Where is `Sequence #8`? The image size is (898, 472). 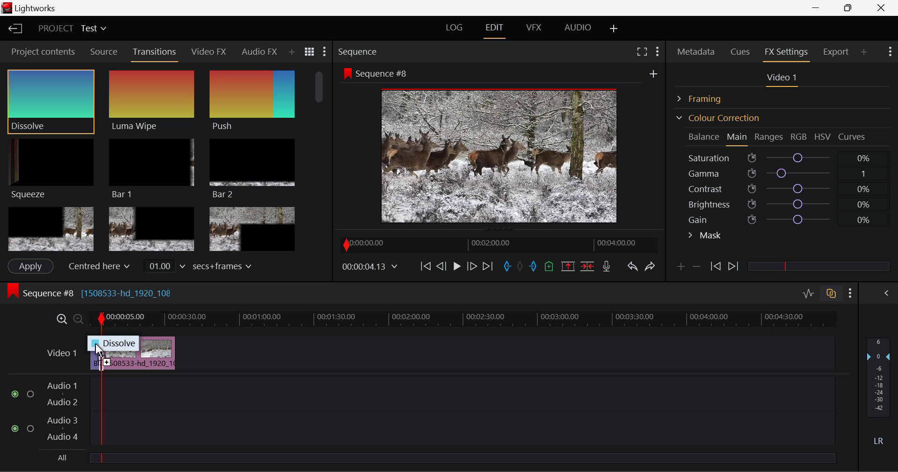
Sequence #8 is located at coordinates (103, 291).